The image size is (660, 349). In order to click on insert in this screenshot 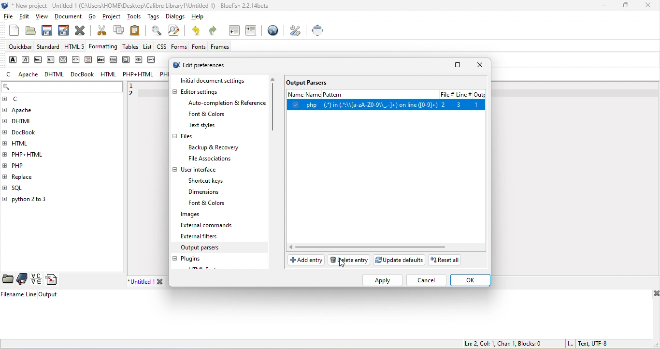, I will do `click(113, 60)`.